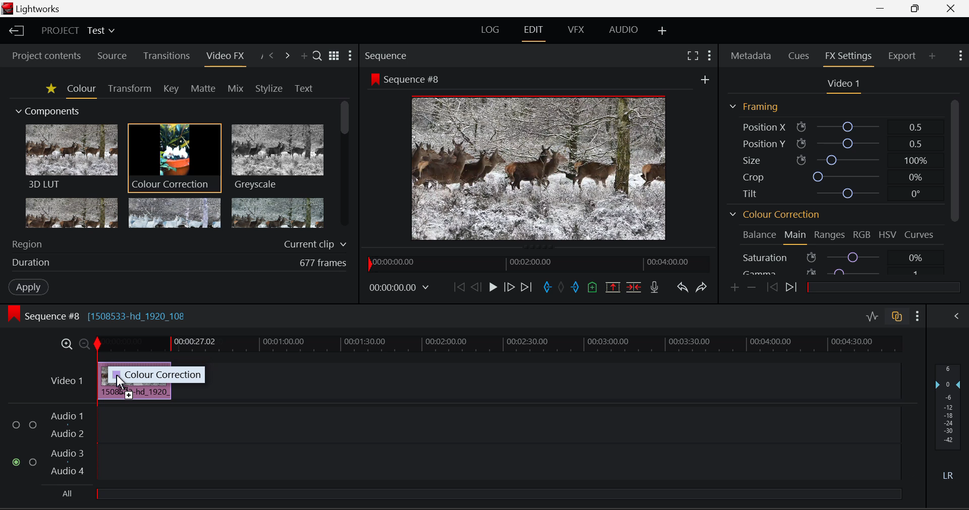 Image resolution: width=969 pixels, height=510 pixels. What do you see at coordinates (303, 55) in the screenshot?
I see `Add Panel` at bounding box center [303, 55].